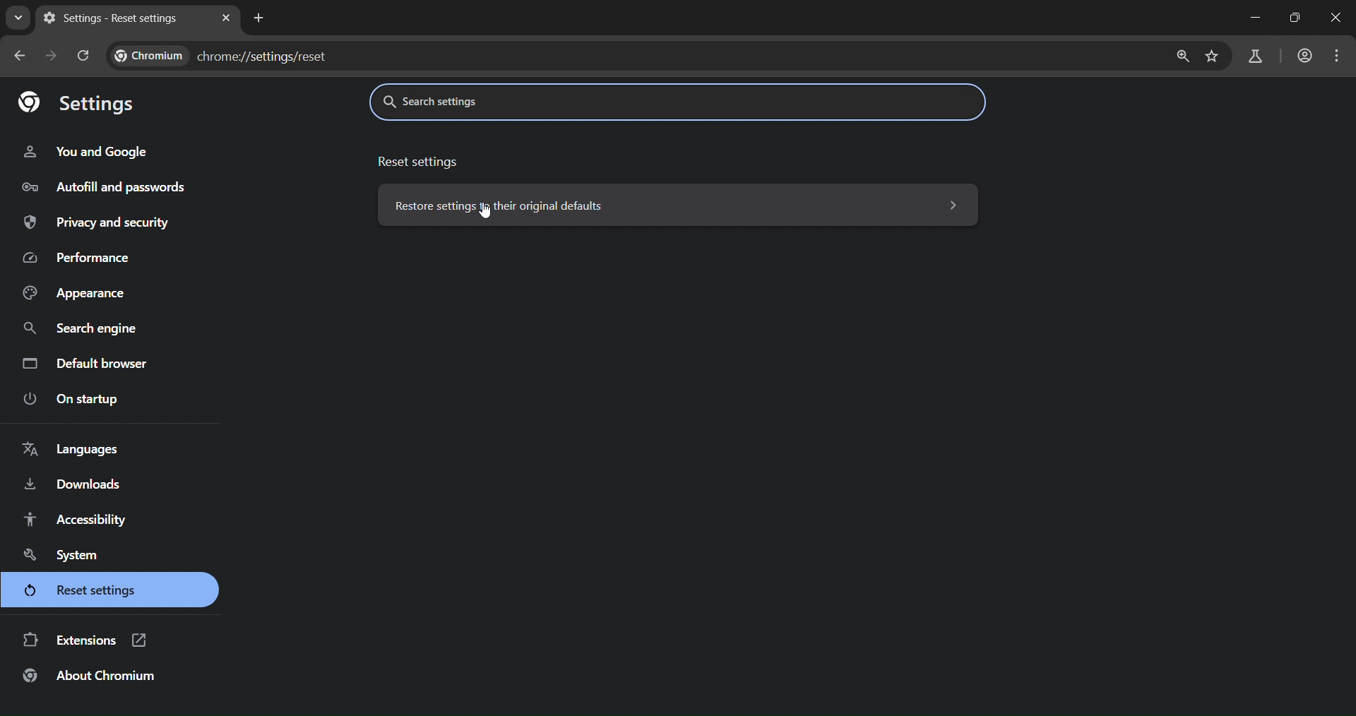  Describe the element at coordinates (1251, 56) in the screenshot. I see `search labs` at that location.